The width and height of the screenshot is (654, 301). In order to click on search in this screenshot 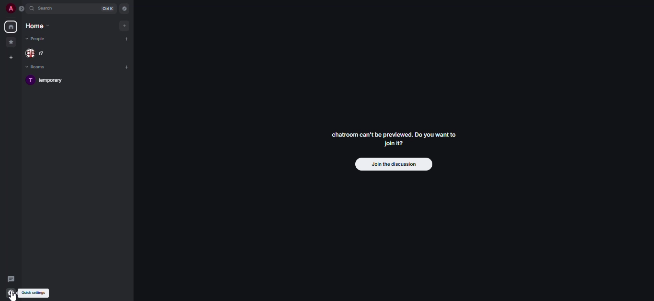, I will do `click(46, 9)`.